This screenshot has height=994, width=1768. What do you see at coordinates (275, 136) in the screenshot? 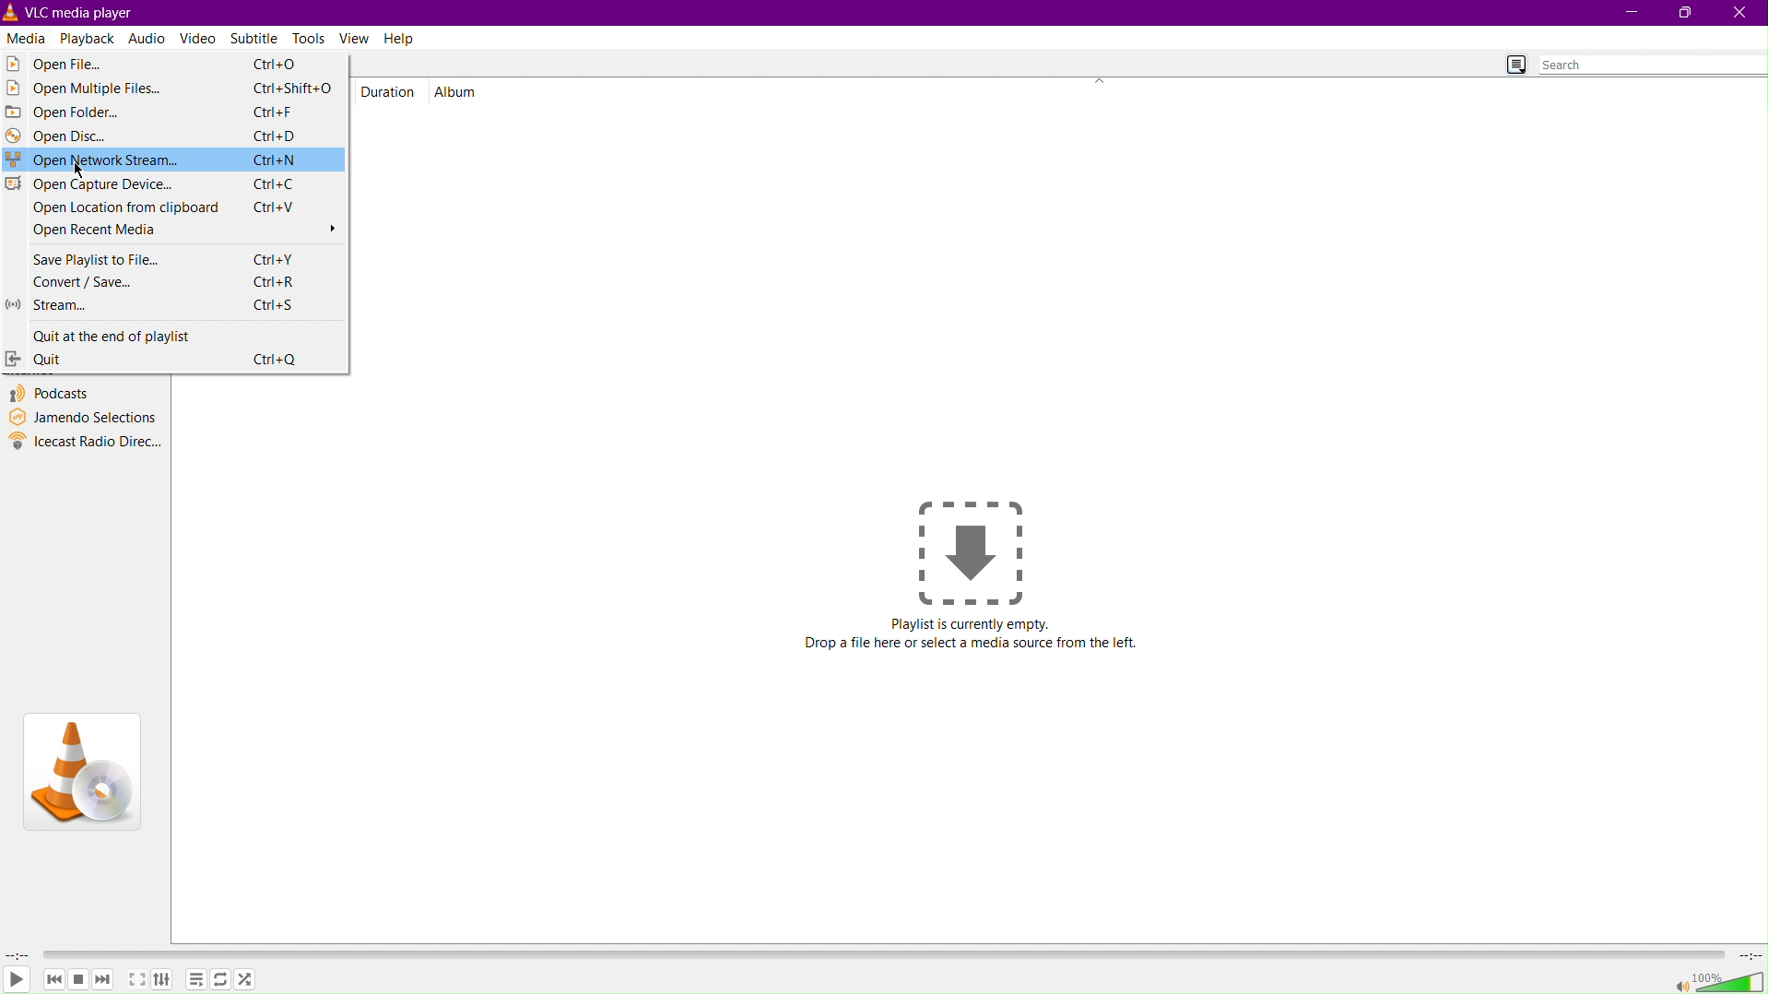
I see `Ctrl+D` at bounding box center [275, 136].